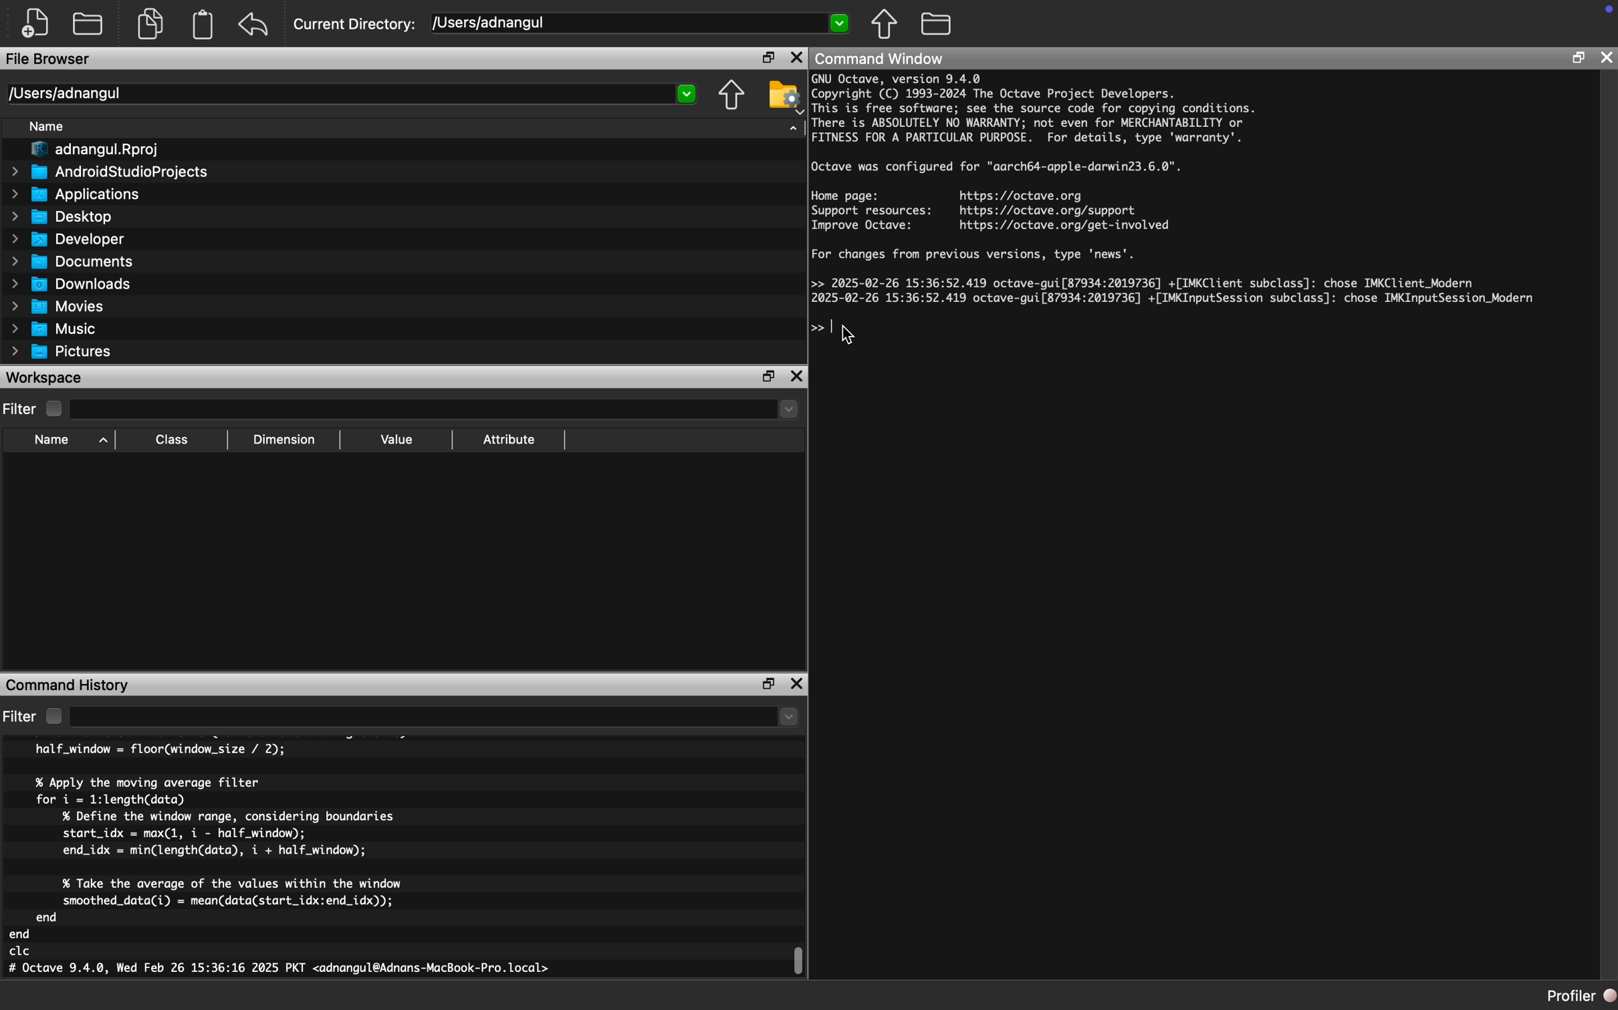  What do you see at coordinates (68, 685) in the screenshot?
I see `Command History` at bounding box center [68, 685].